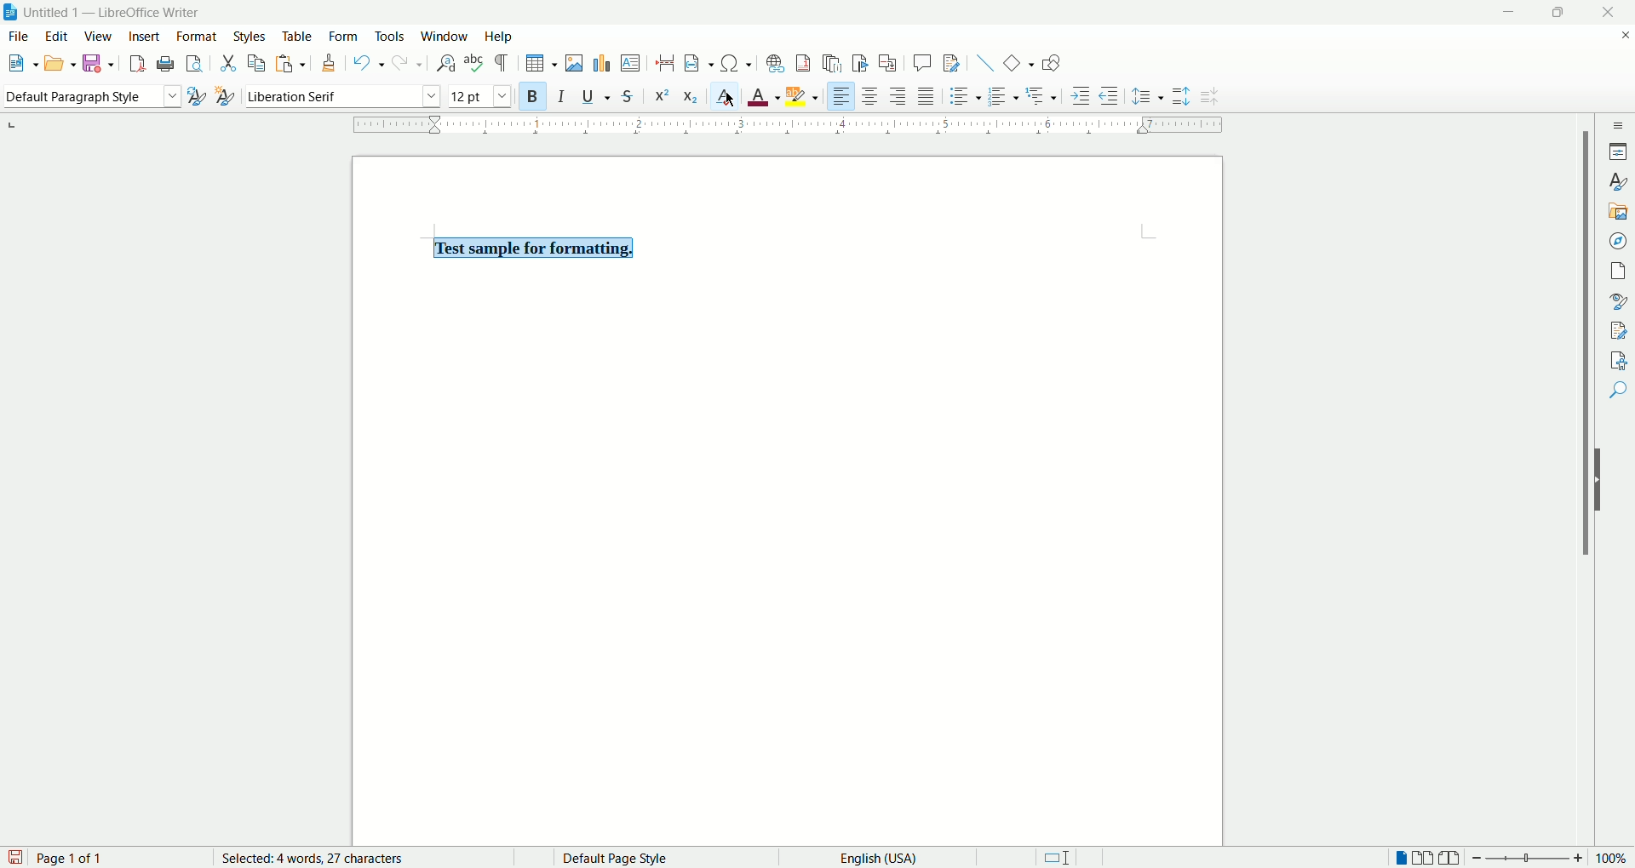  Describe the element at coordinates (1618, 300) in the screenshot. I see `style inspector` at that location.